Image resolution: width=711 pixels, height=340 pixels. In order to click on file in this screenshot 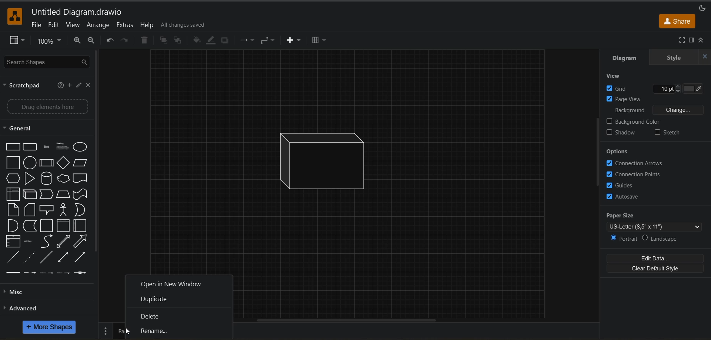, I will do `click(36, 26)`.